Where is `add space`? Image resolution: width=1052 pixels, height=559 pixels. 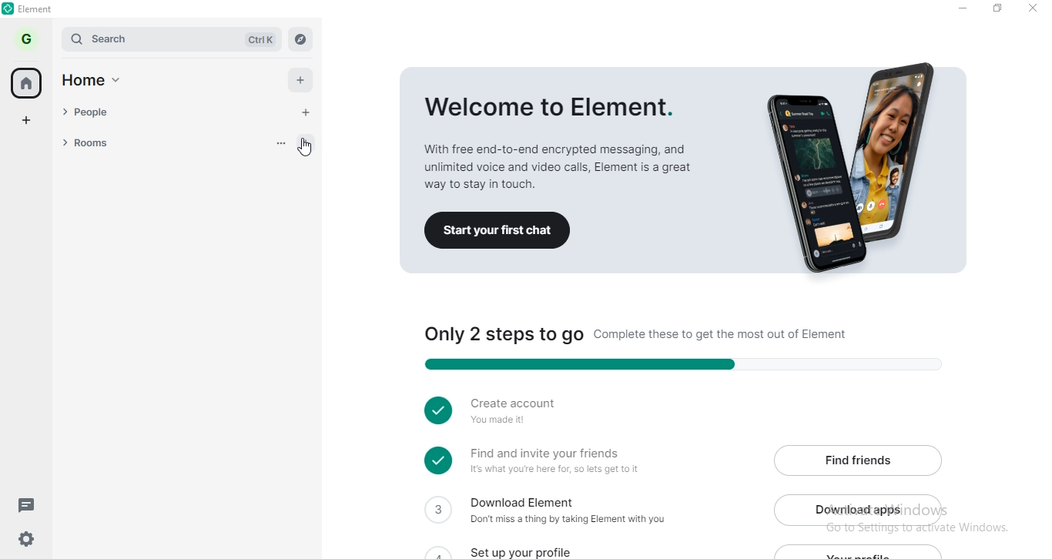
add space is located at coordinates (28, 118).